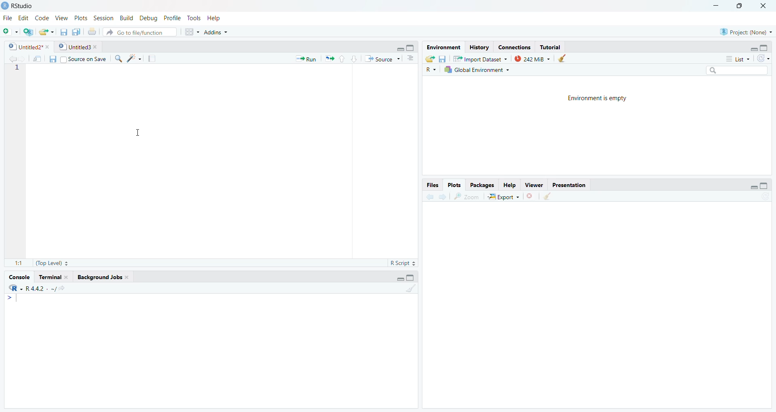 This screenshot has width=776, height=412. What do you see at coordinates (533, 184) in the screenshot?
I see `Viewer` at bounding box center [533, 184].